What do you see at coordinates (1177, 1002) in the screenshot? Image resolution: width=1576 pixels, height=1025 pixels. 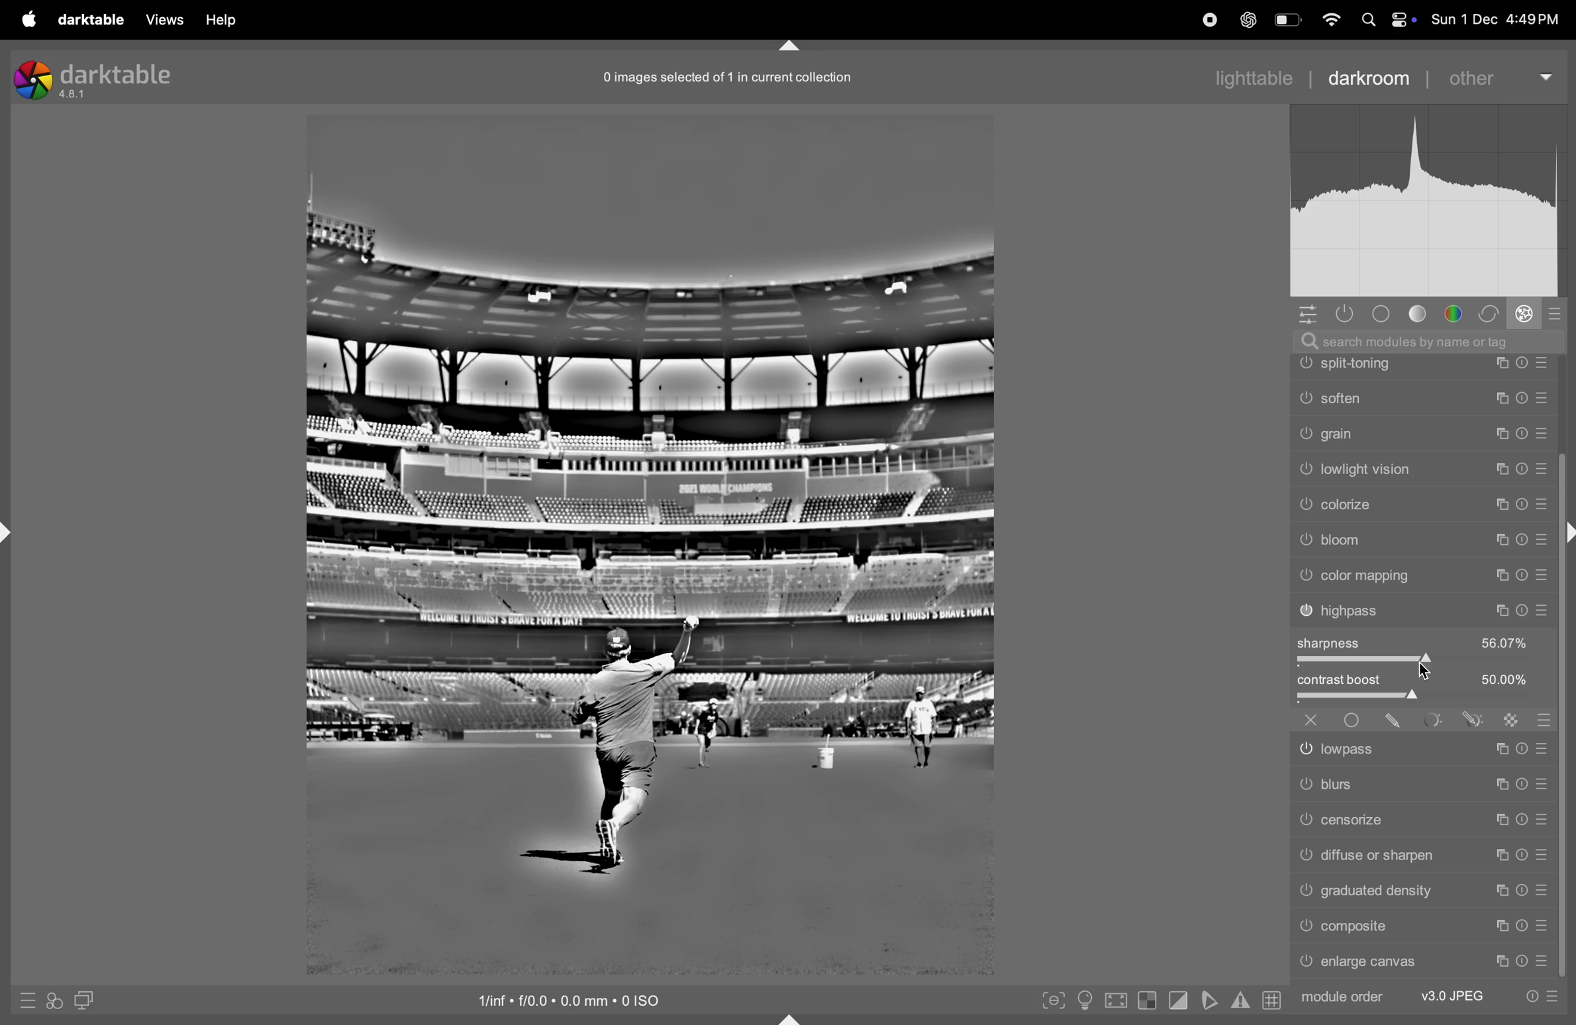 I see `toggle clipping indications` at bounding box center [1177, 1002].